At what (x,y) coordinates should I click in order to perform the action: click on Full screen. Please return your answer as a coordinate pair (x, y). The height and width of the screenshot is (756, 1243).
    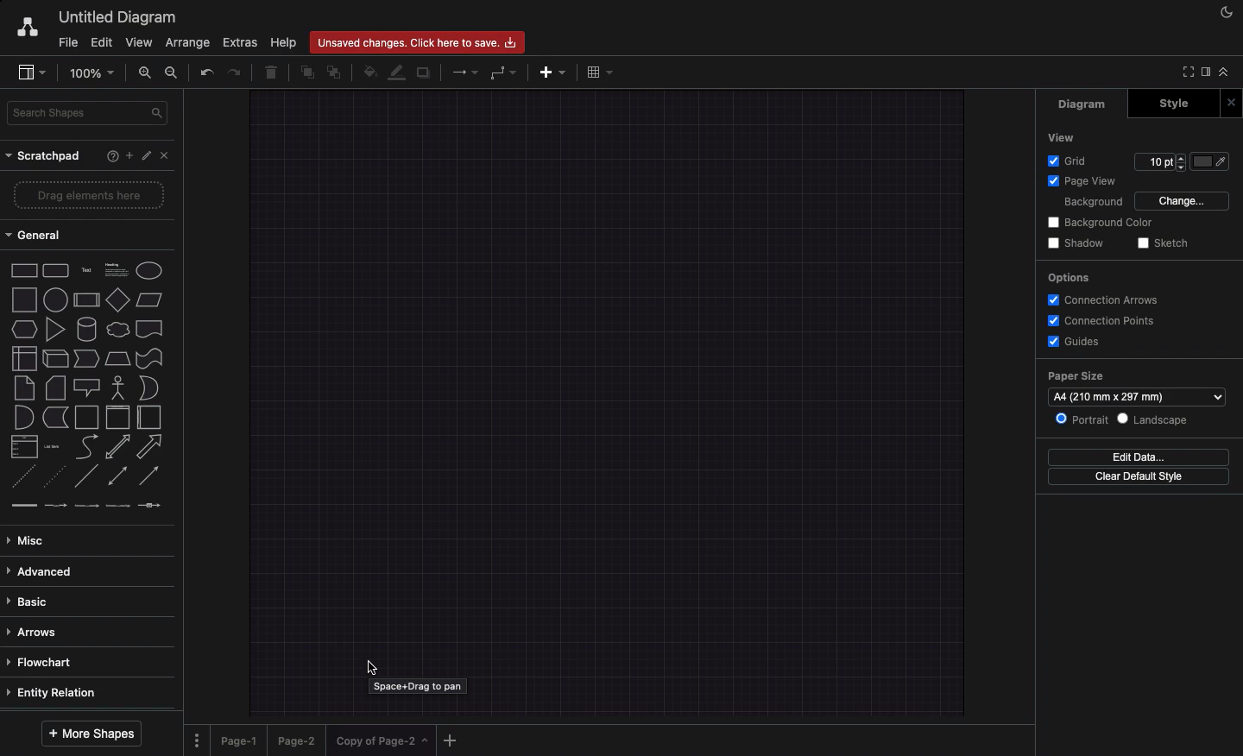
    Looking at the image, I should click on (1184, 73).